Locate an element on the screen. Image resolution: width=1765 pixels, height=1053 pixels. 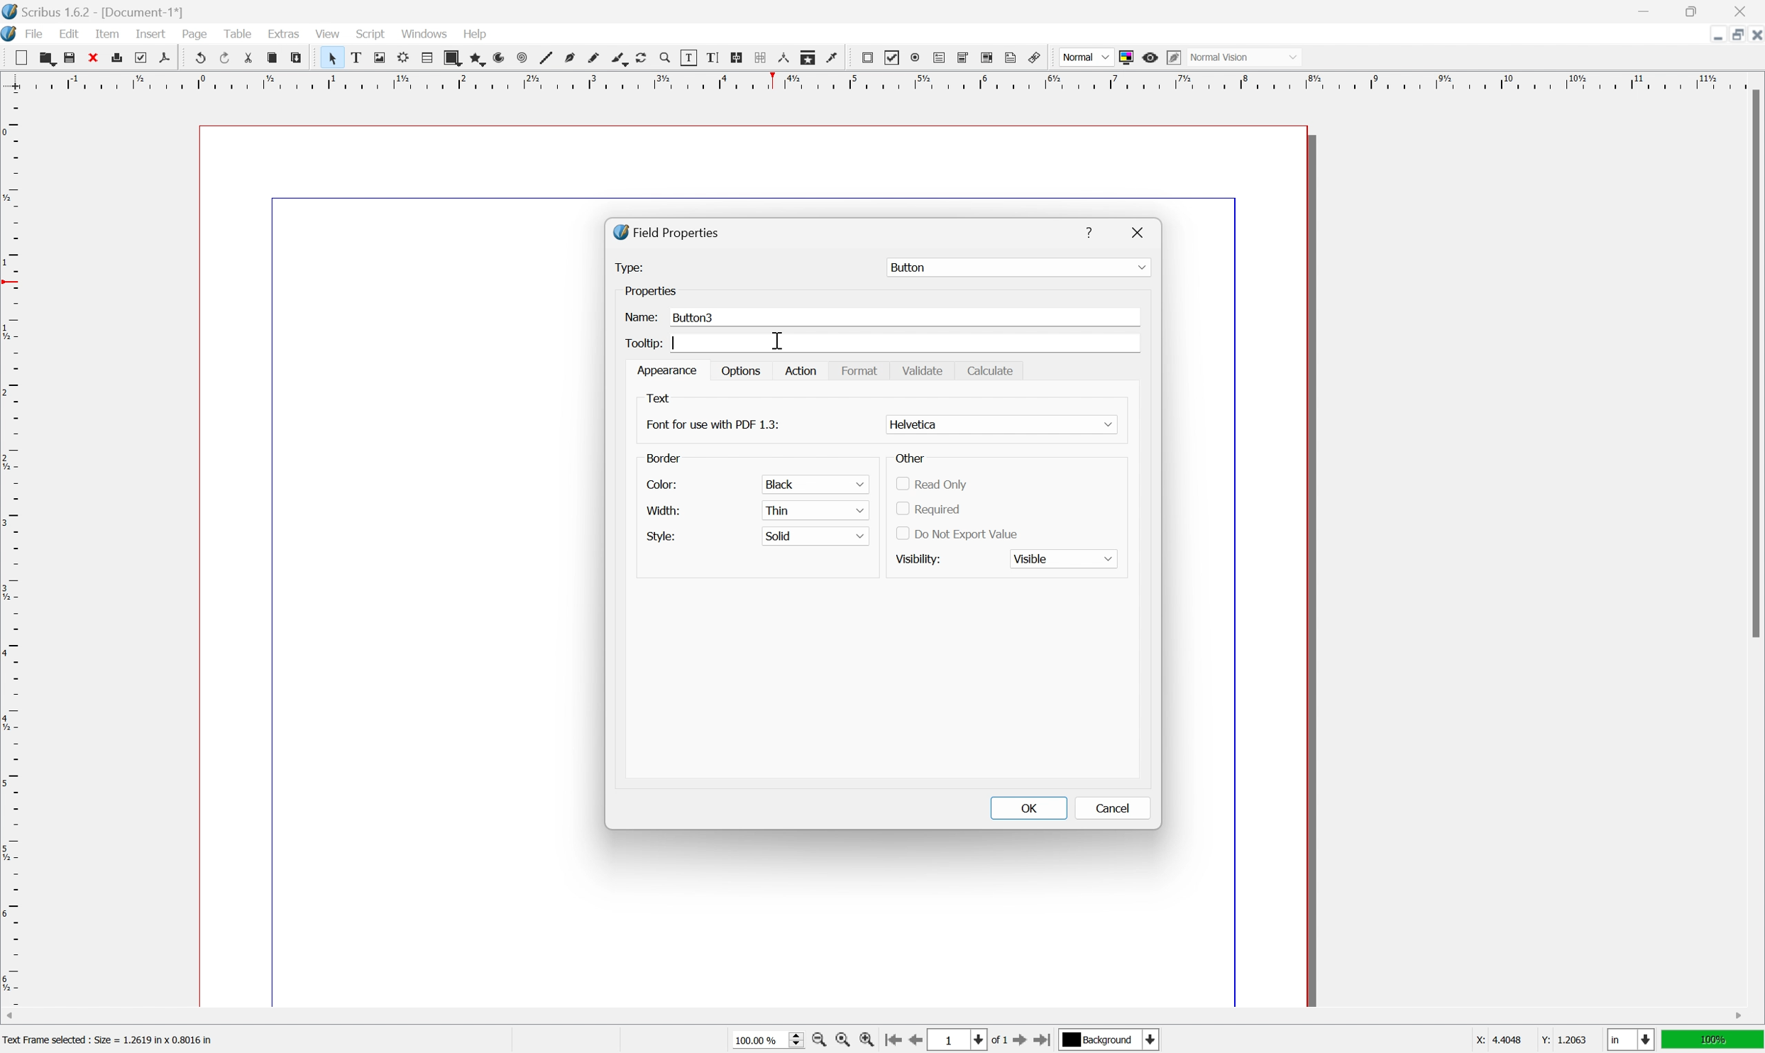
text frame is located at coordinates (356, 59).